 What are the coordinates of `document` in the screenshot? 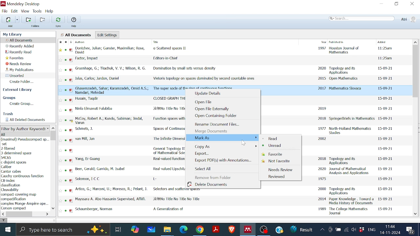 It's located at (382, 100).